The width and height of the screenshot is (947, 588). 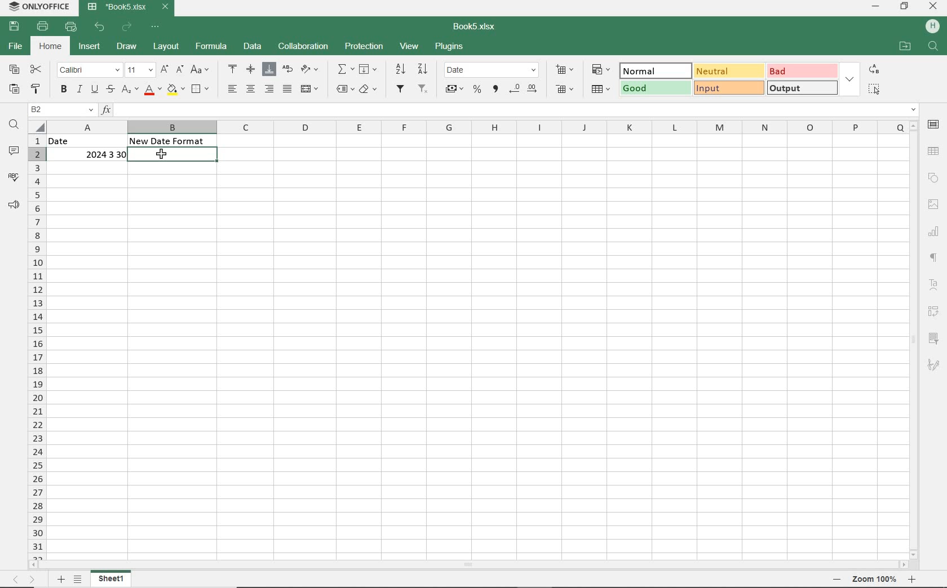 I want to click on NAMED RANGES, so click(x=342, y=88).